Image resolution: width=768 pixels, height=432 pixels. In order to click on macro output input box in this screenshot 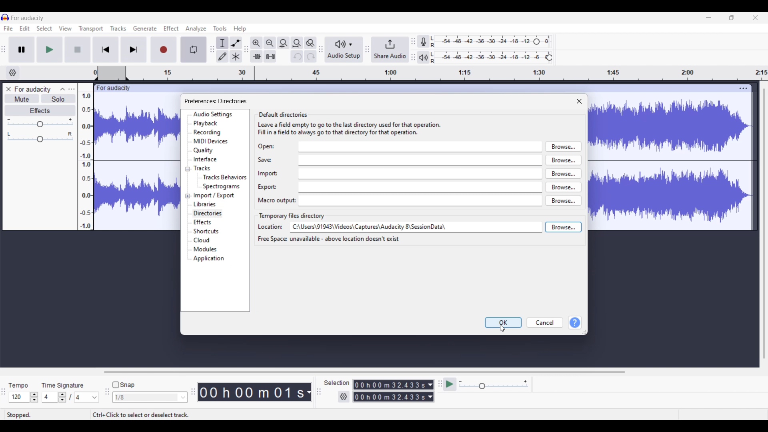, I will do `click(420, 201)`.